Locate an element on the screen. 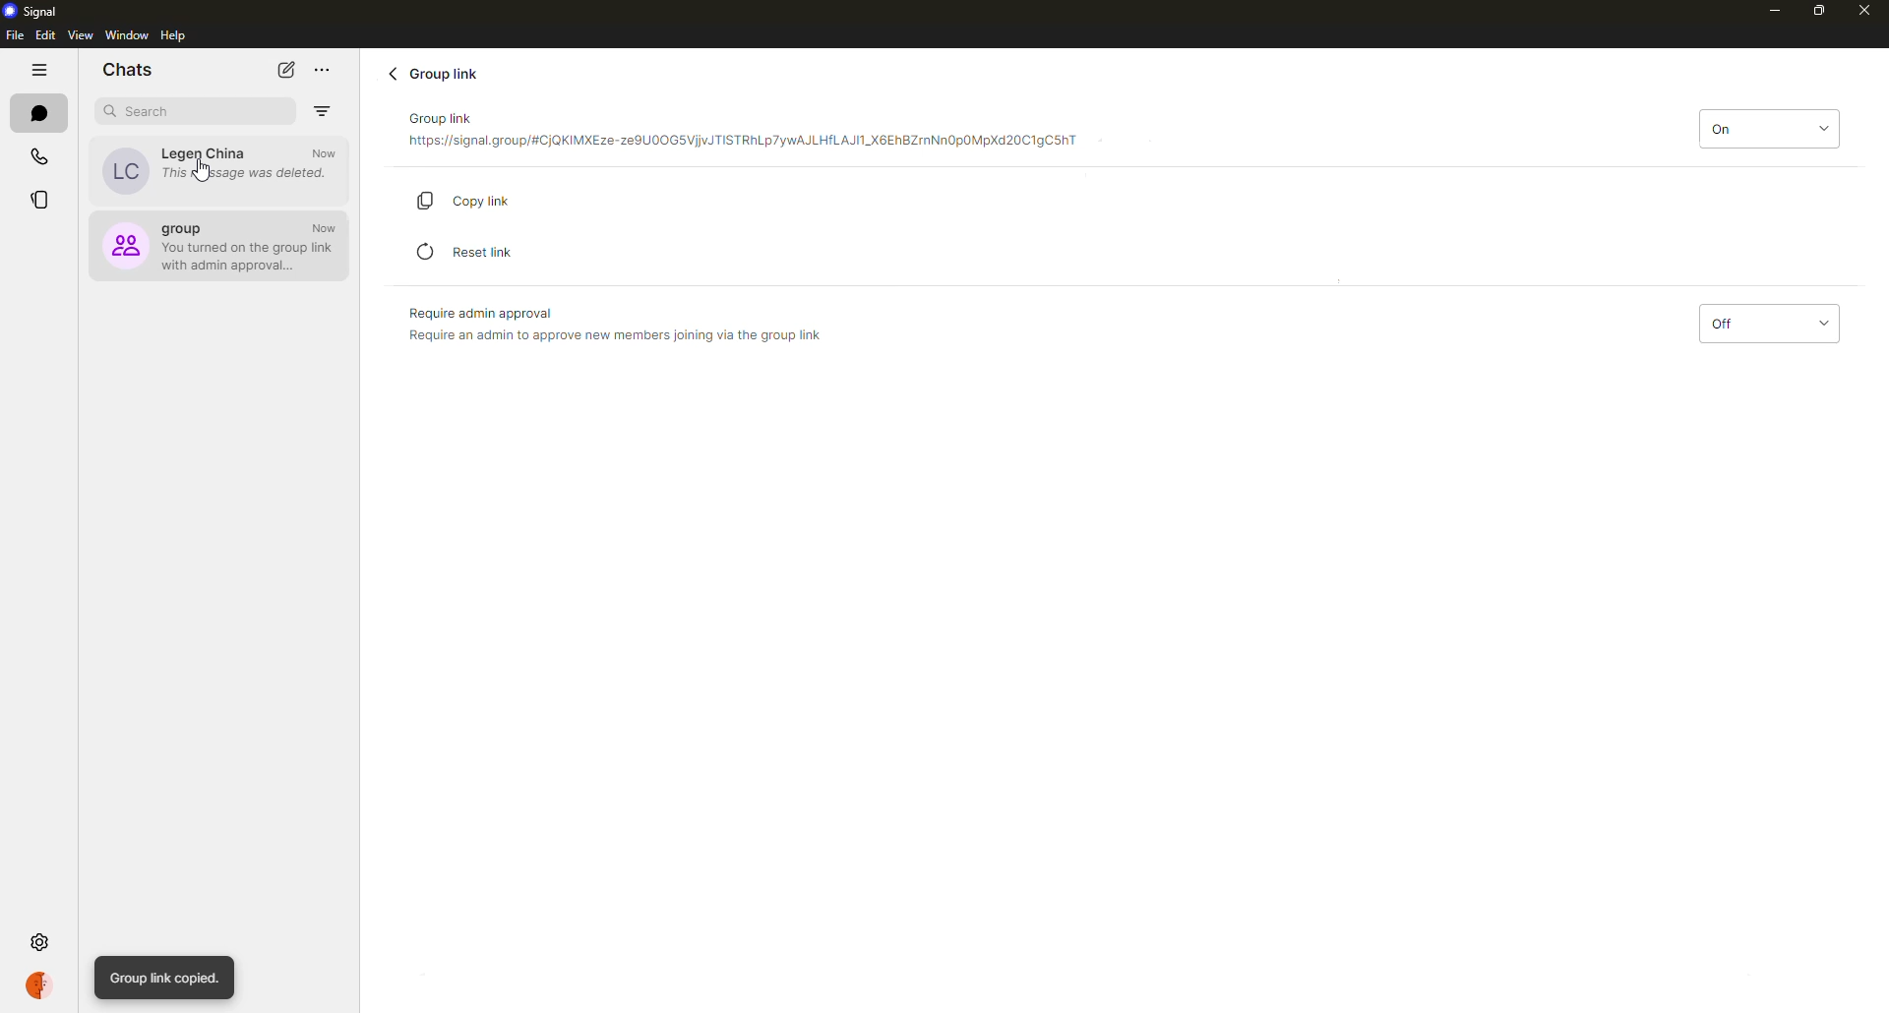 This screenshot has height=1013, width=1889. stories is located at coordinates (38, 203).